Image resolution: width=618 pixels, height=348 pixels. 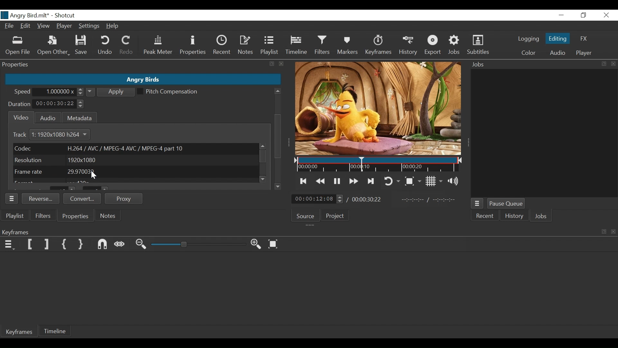 What do you see at coordinates (304, 181) in the screenshot?
I see `Skip to the previous point` at bounding box center [304, 181].